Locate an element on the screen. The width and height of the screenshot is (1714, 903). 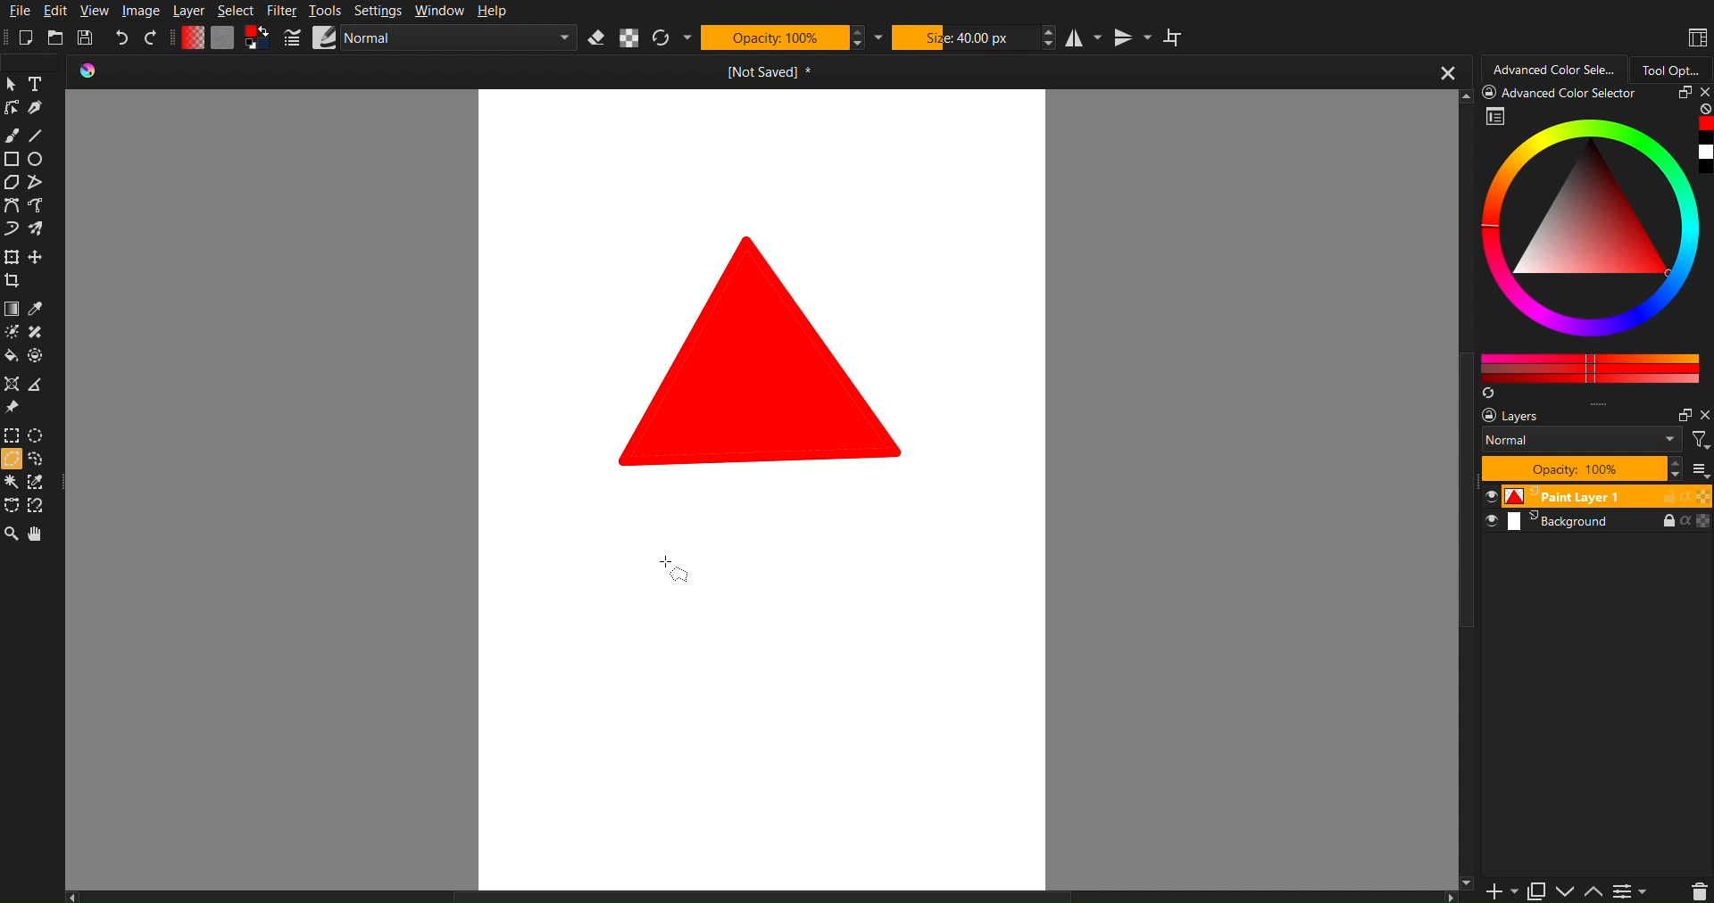
filler is located at coordinates (11, 358).